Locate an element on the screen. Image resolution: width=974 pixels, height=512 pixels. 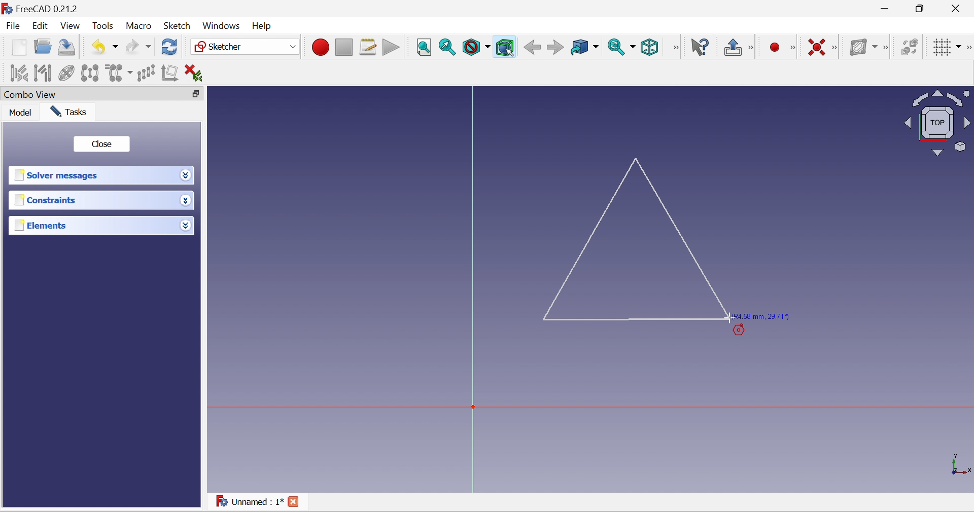
New is located at coordinates (19, 47).